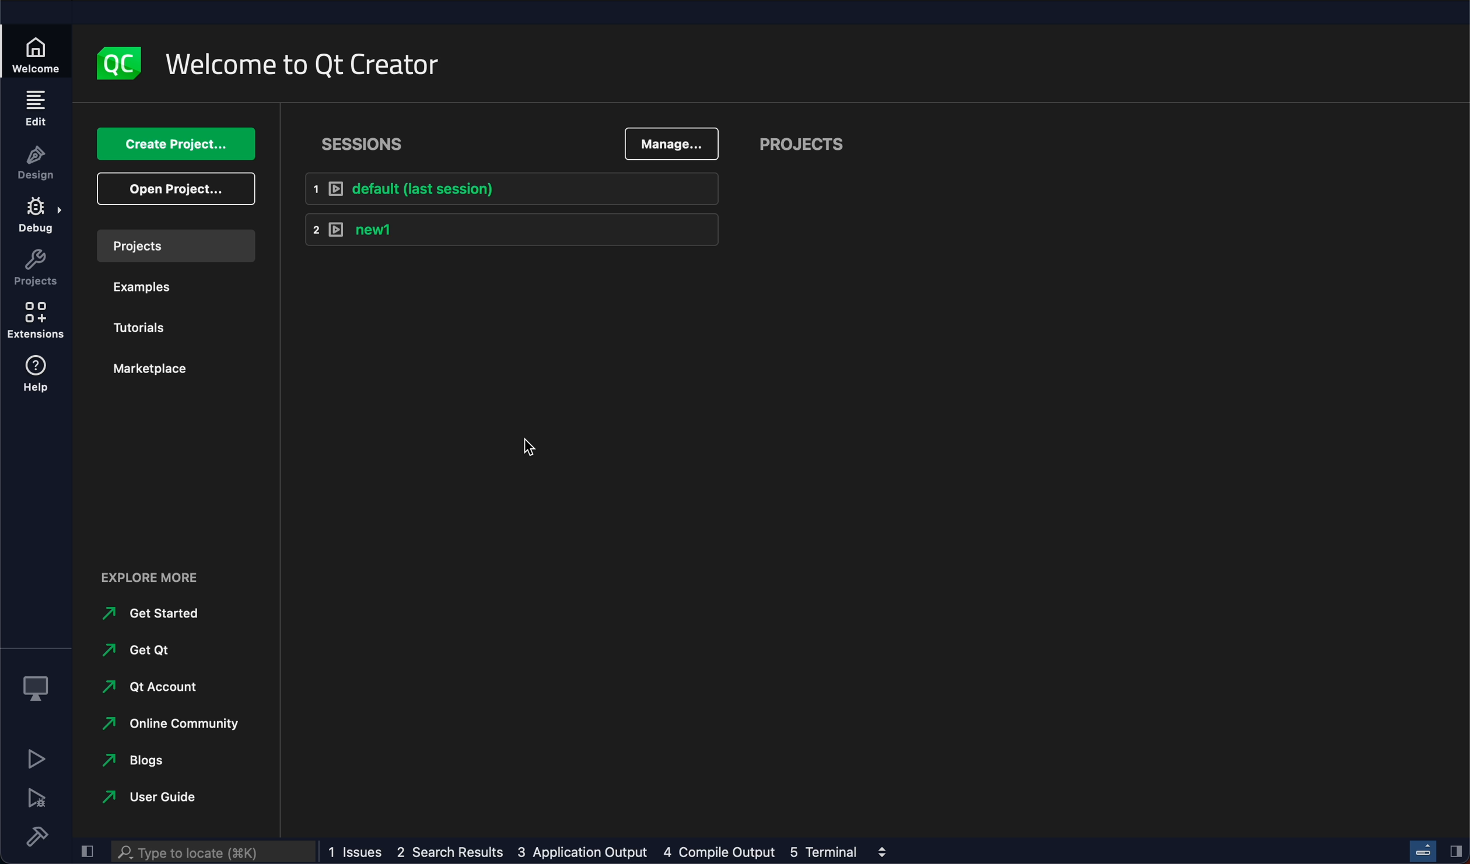 The width and height of the screenshot is (1470, 864). What do you see at coordinates (116, 61) in the screenshot?
I see `logo` at bounding box center [116, 61].